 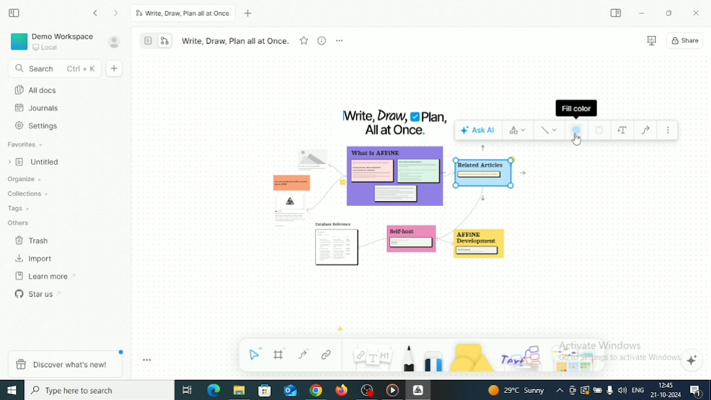 What do you see at coordinates (342, 391) in the screenshot?
I see `Firefox` at bounding box center [342, 391].